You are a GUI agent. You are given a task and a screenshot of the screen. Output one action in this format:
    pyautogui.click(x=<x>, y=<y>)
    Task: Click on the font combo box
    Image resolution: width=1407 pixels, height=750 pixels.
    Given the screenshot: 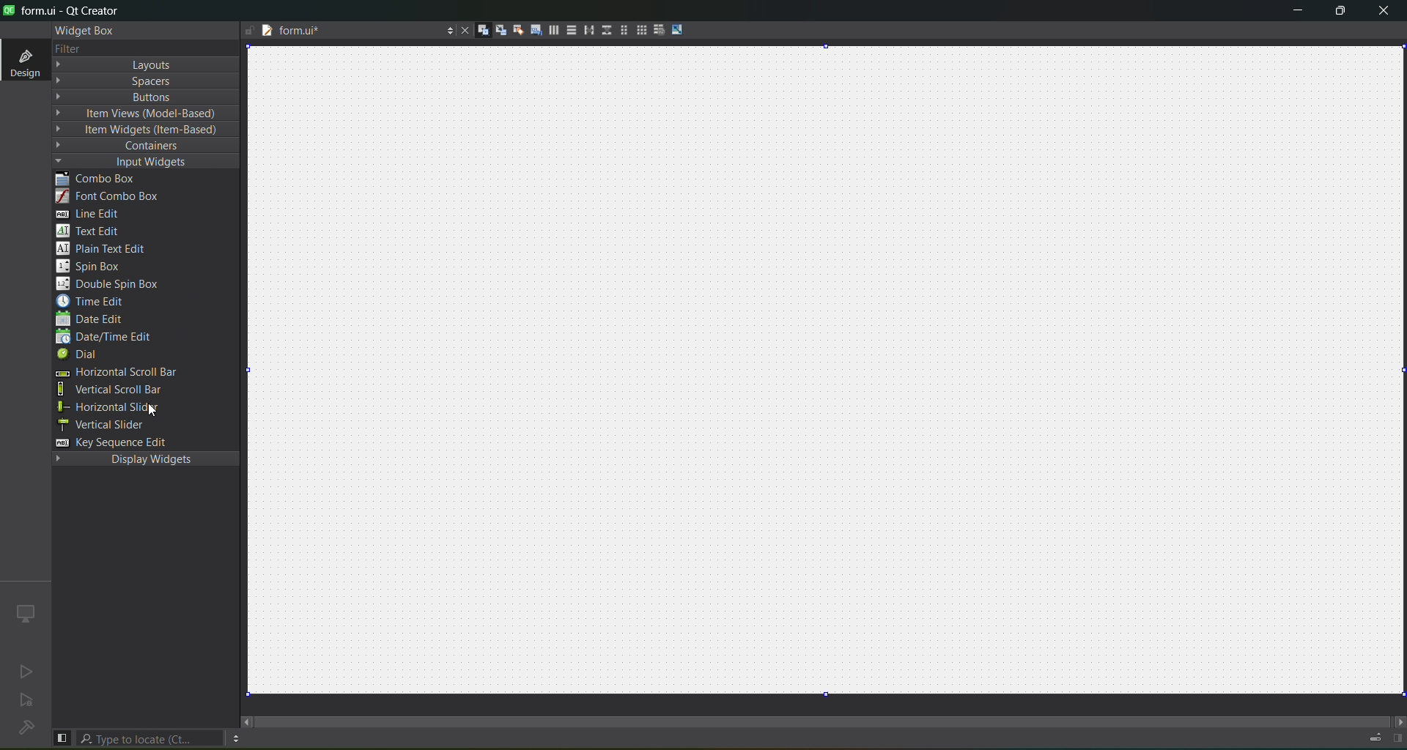 What is the action you would take?
    pyautogui.click(x=108, y=196)
    